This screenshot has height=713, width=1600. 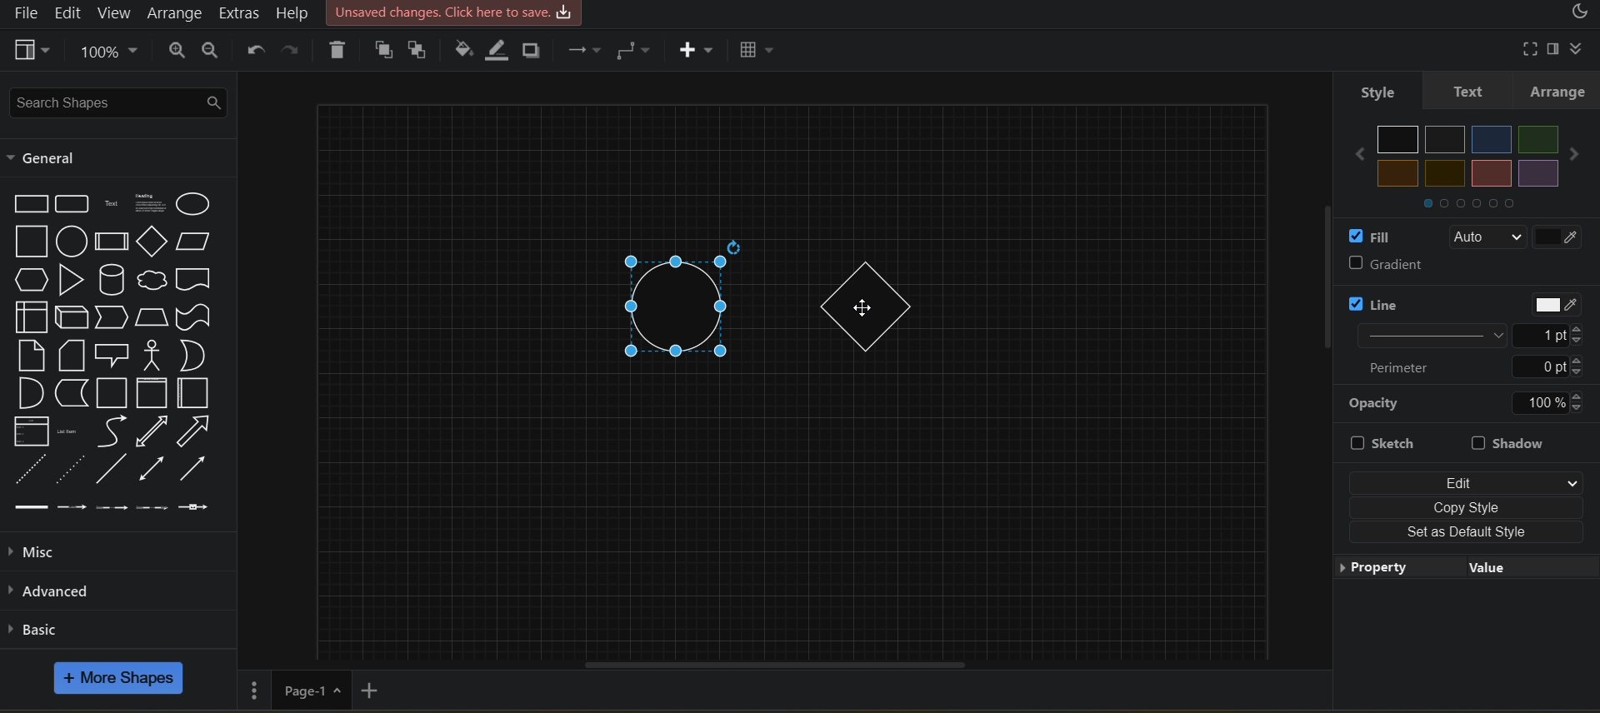 I want to click on arrange, so click(x=1552, y=91).